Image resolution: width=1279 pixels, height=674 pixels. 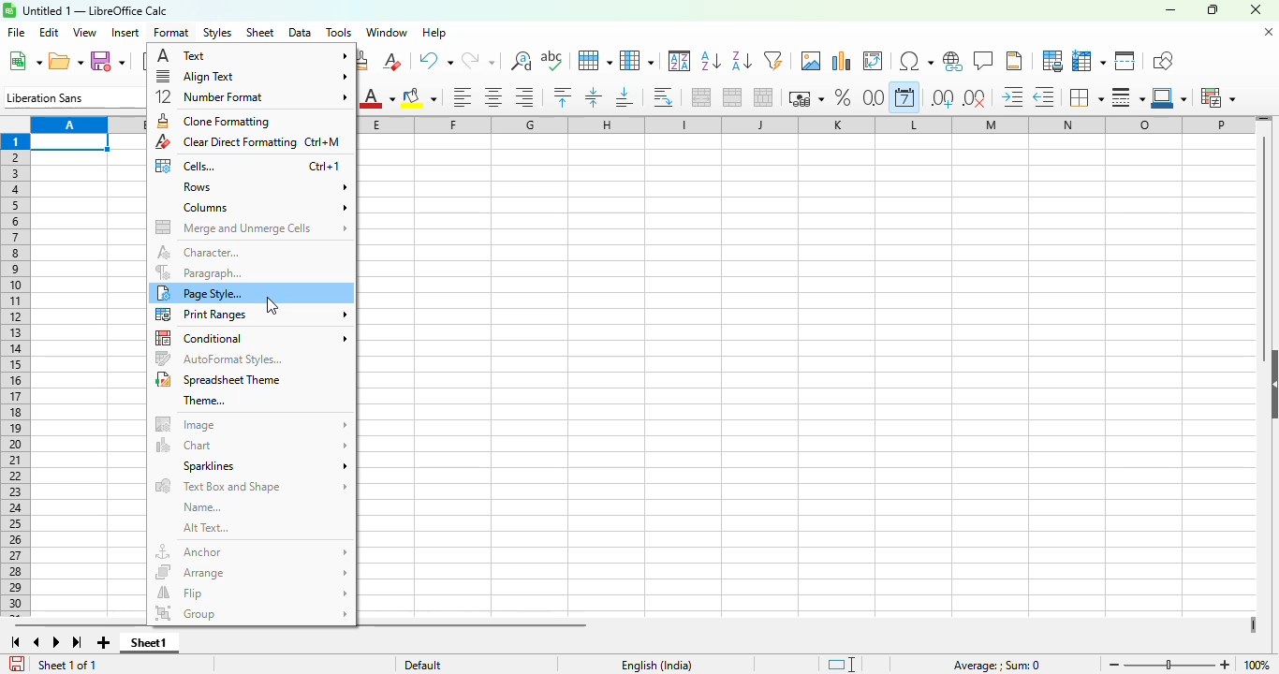 I want to click on insert or edit pivot table, so click(x=875, y=61).